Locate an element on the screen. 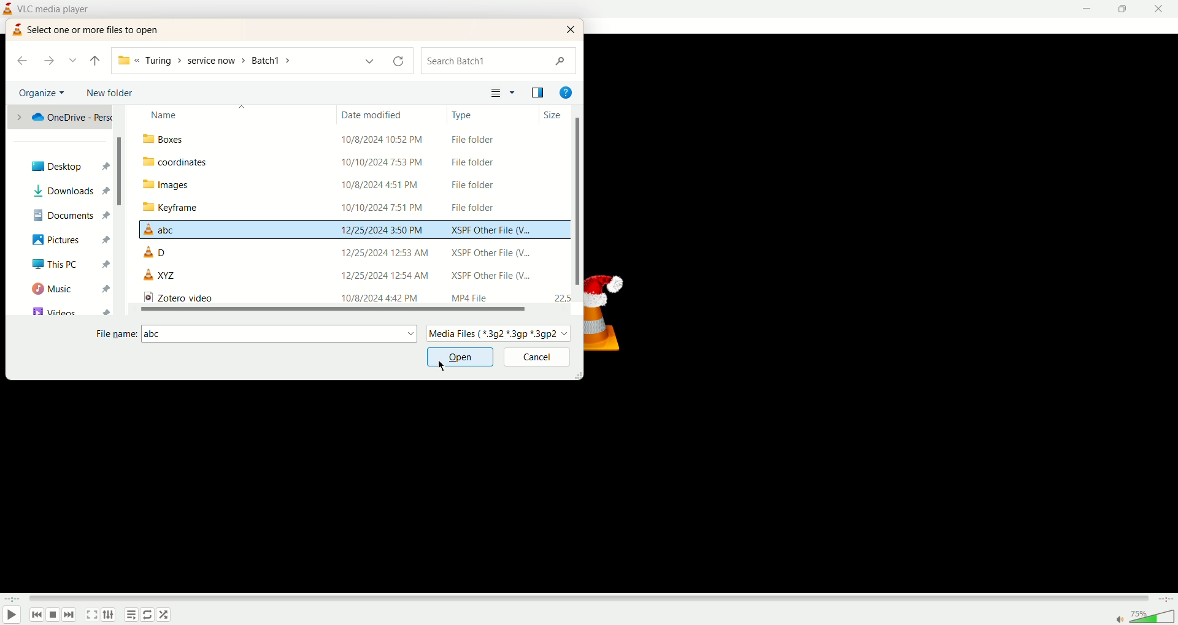 Image resolution: width=1178 pixels, height=625 pixels. folder is located at coordinates (350, 208).